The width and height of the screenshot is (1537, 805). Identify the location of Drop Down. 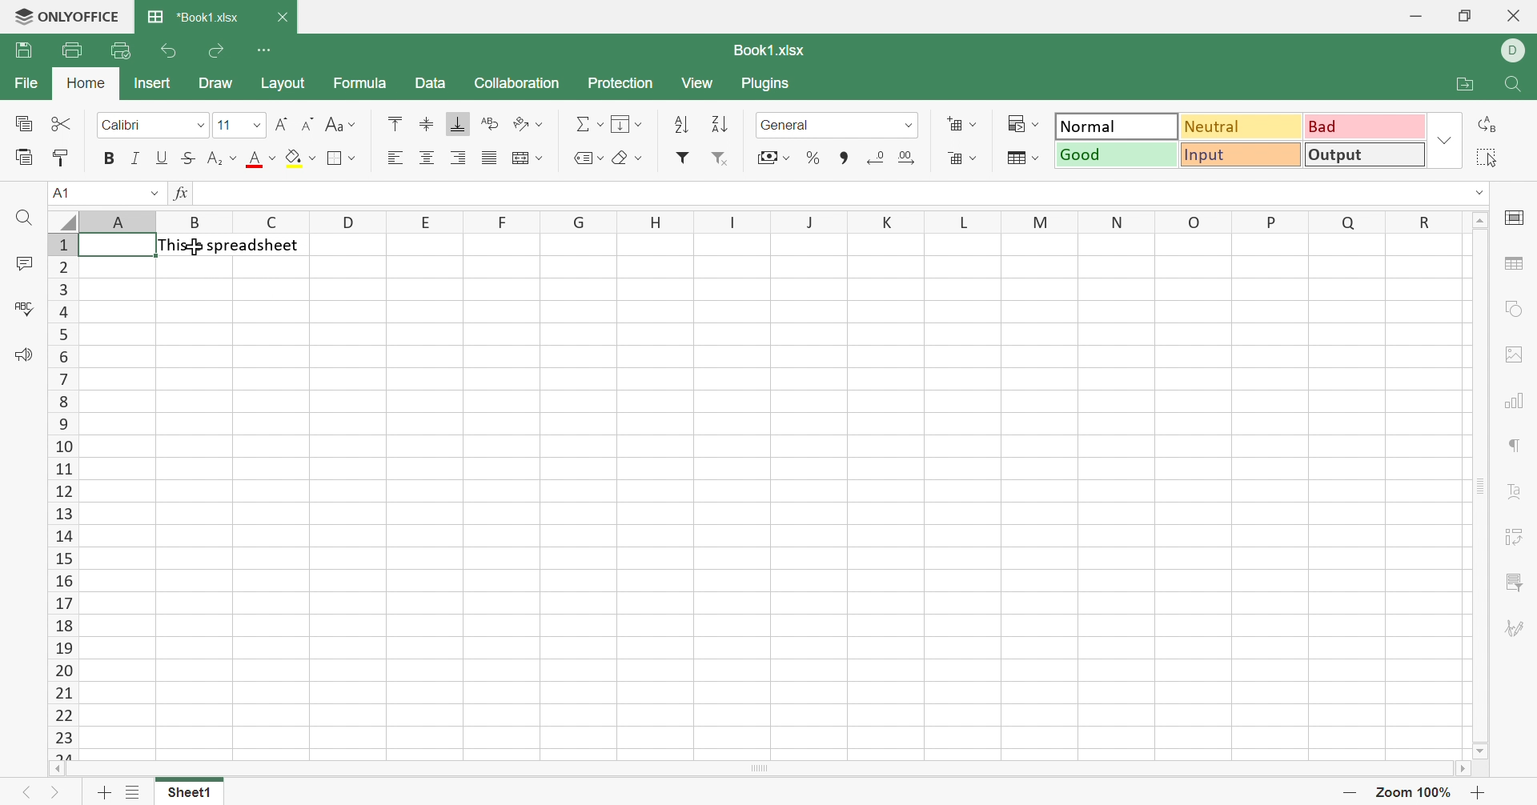
(311, 158).